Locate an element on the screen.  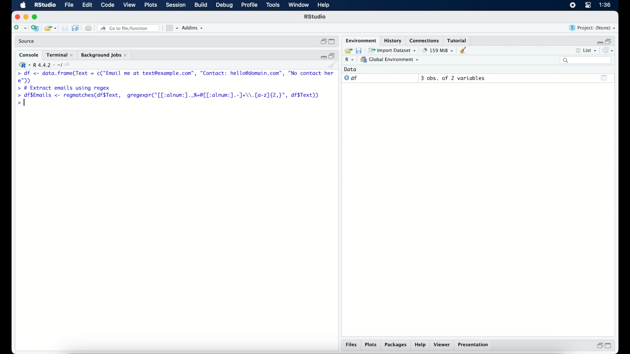
restore down is located at coordinates (322, 42).